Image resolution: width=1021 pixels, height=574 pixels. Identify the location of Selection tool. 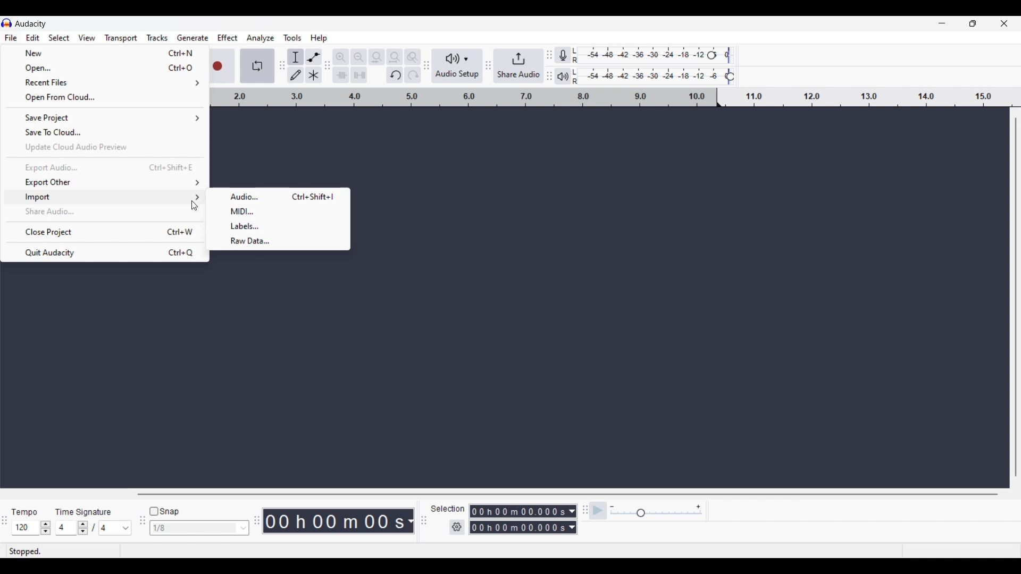
(296, 57).